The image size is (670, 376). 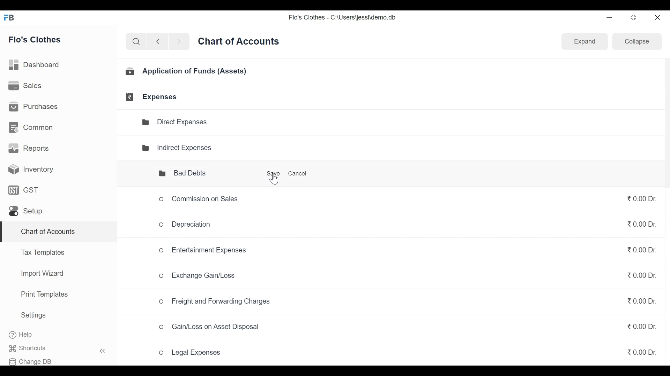 What do you see at coordinates (638, 43) in the screenshot?
I see `Collapse` at bounding box center [638, 43].